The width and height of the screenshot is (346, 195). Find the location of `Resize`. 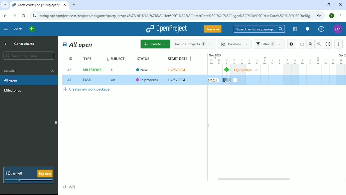

Resize is located at coordinates (208, 125).